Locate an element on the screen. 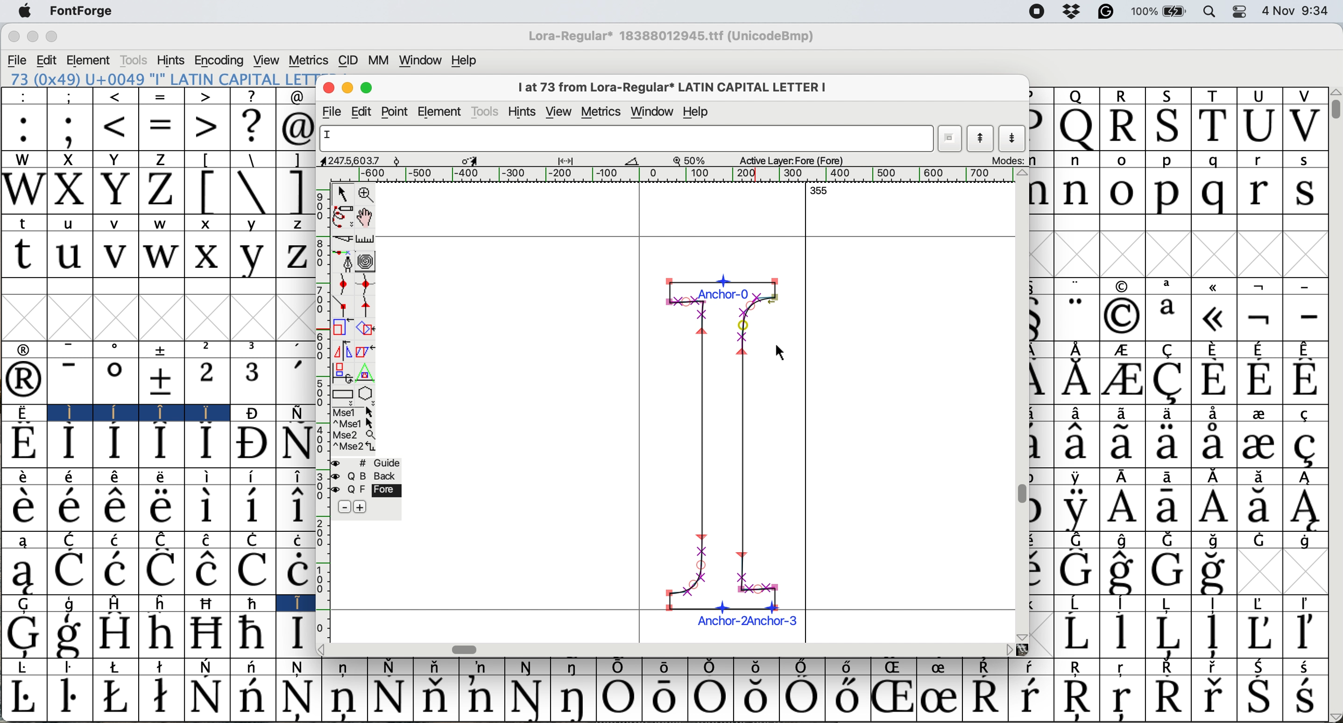  S is located at coordinates (1169, 126).